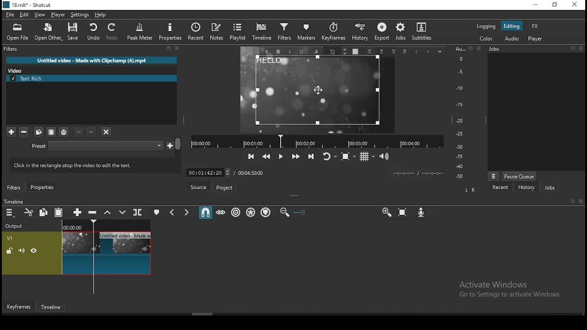 The image size is (587, 330). What do you see at coordinates (140, 31) in the screenshot?
I see `peak meter` at bounding box center [140, 31].